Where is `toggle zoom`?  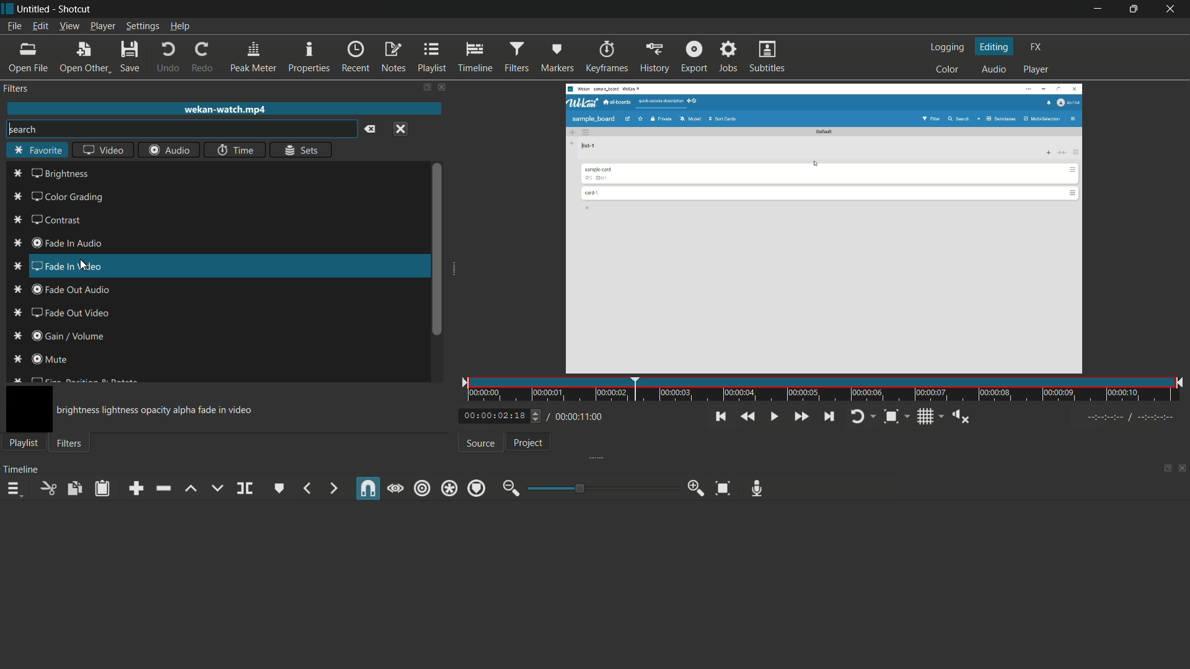
toggle zoom is located at coordinates (891, 418).